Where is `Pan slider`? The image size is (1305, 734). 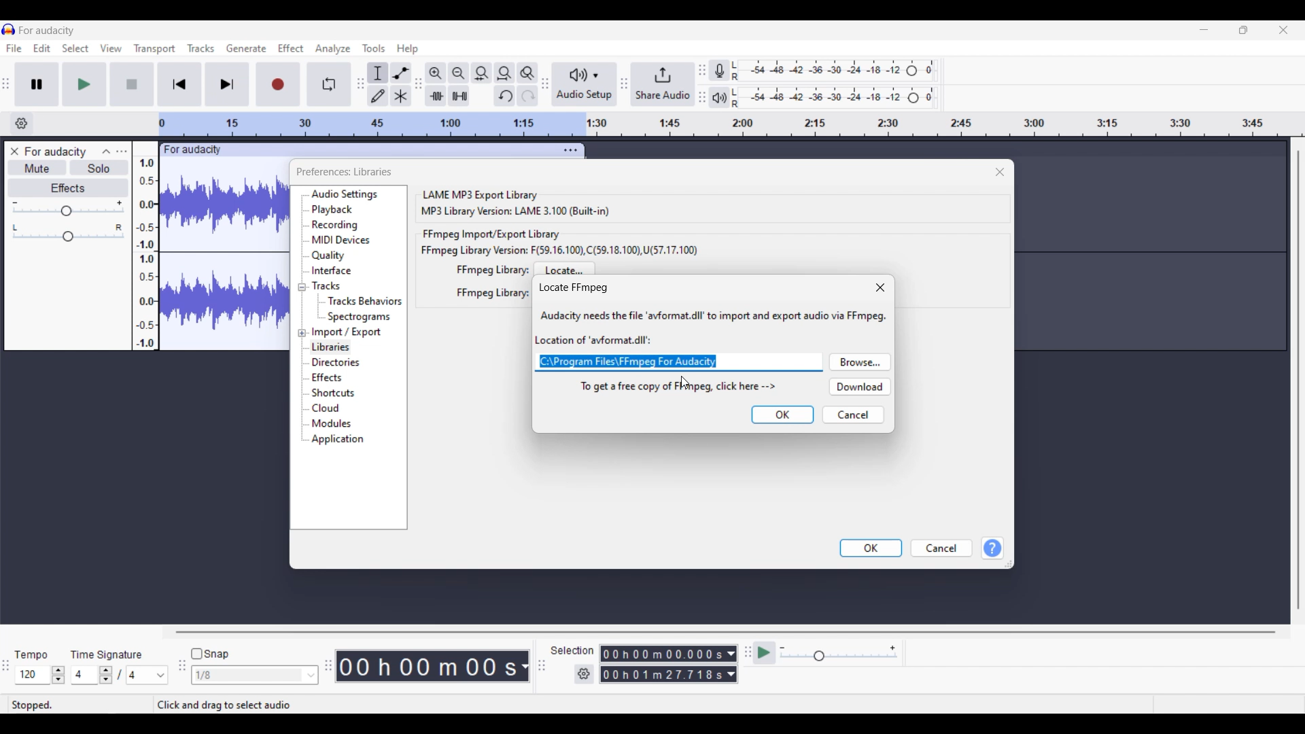 Pan slider is located at coordinates (69, 232).